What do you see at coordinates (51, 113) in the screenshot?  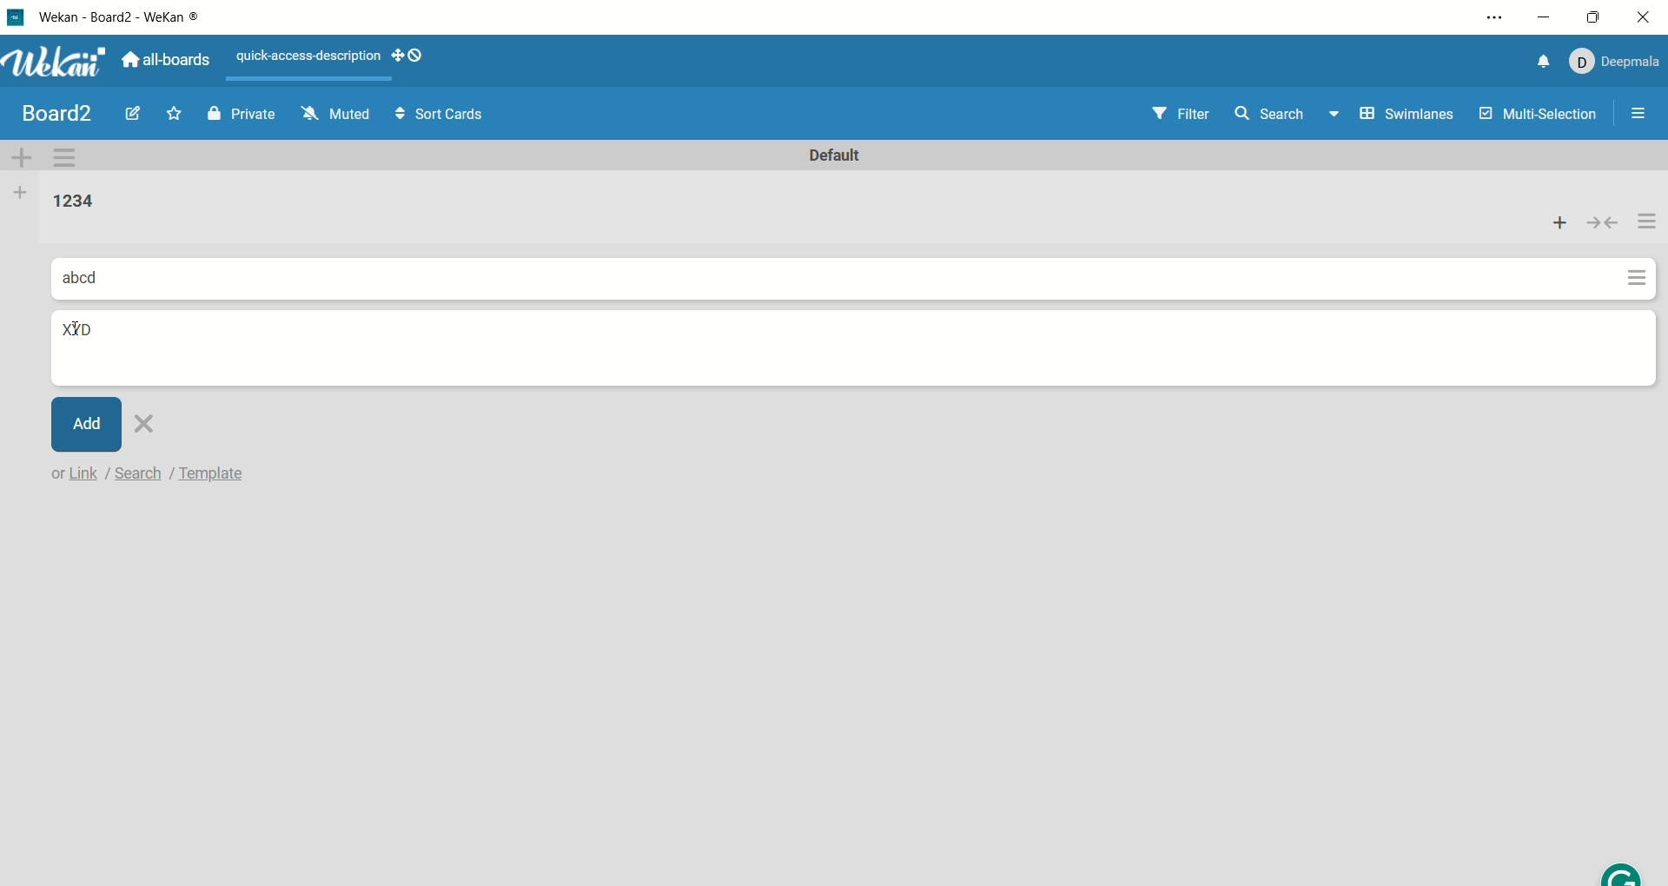 I see `title` at bounding box center [51, 113].